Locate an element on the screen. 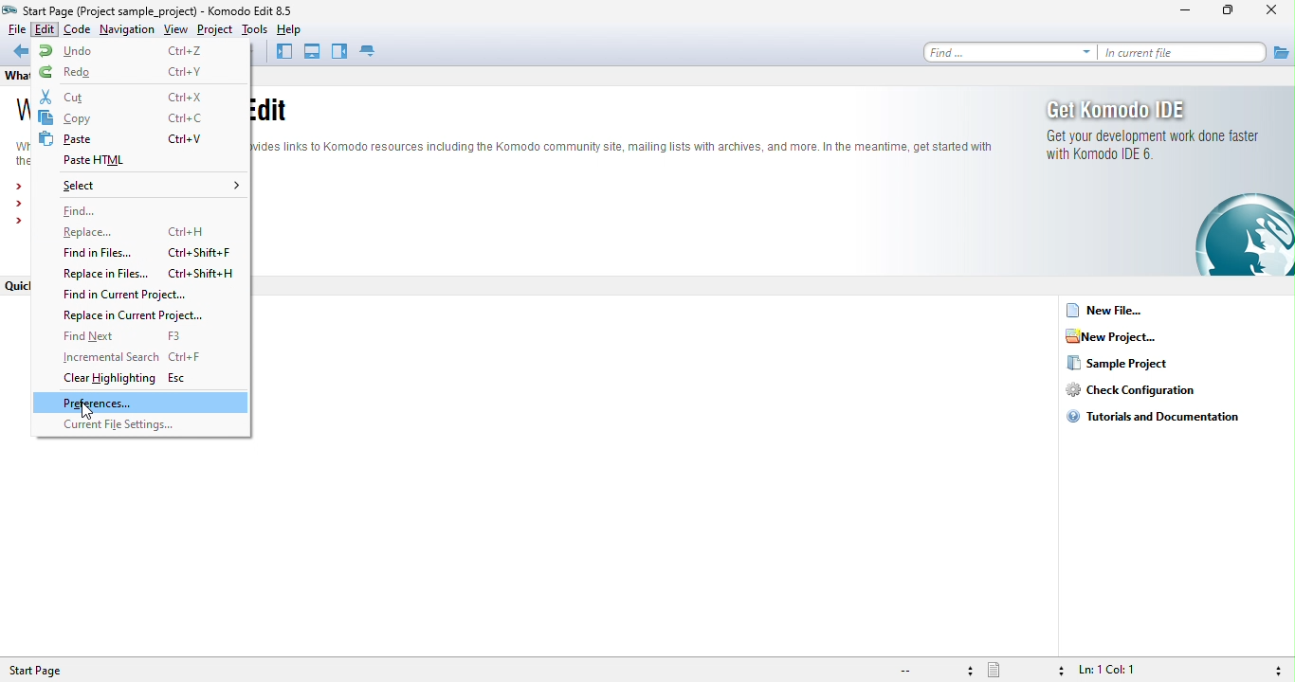  logo is located at coordinates (1243, 237).